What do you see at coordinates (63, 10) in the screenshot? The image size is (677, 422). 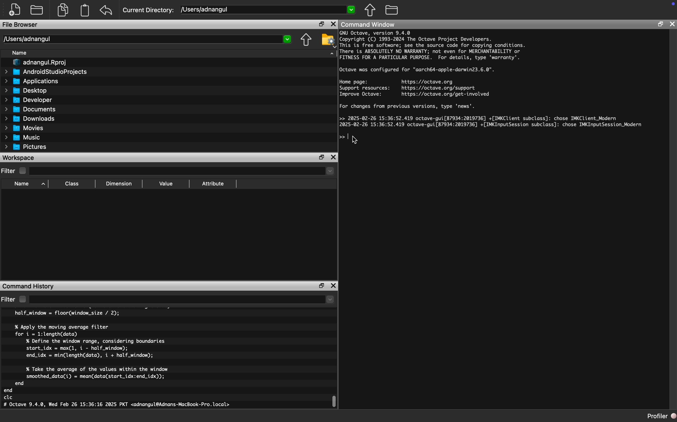 I see `Copy` at bounding box center [63, 10].